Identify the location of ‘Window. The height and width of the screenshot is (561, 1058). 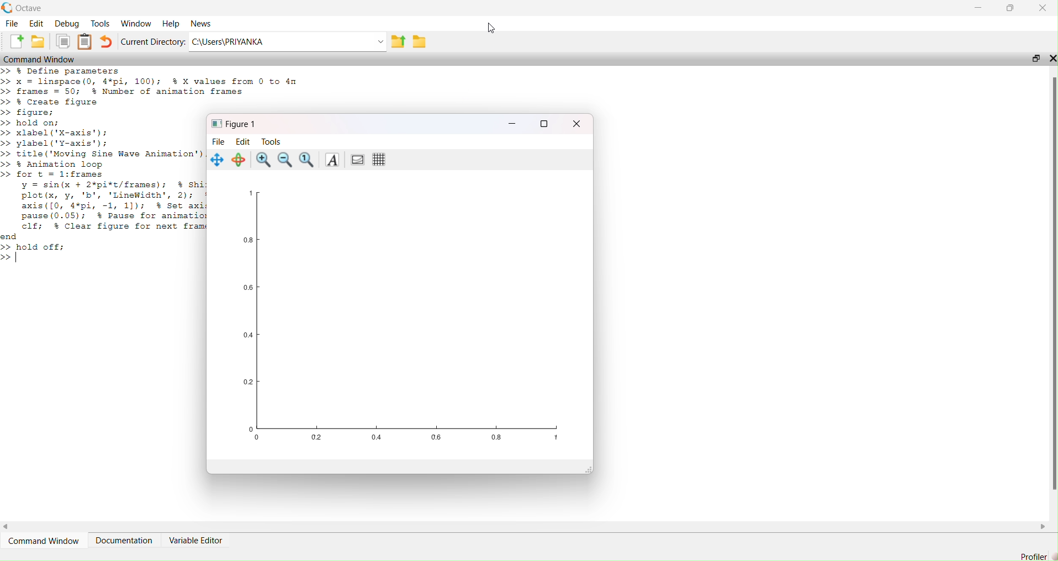
(136, 23).